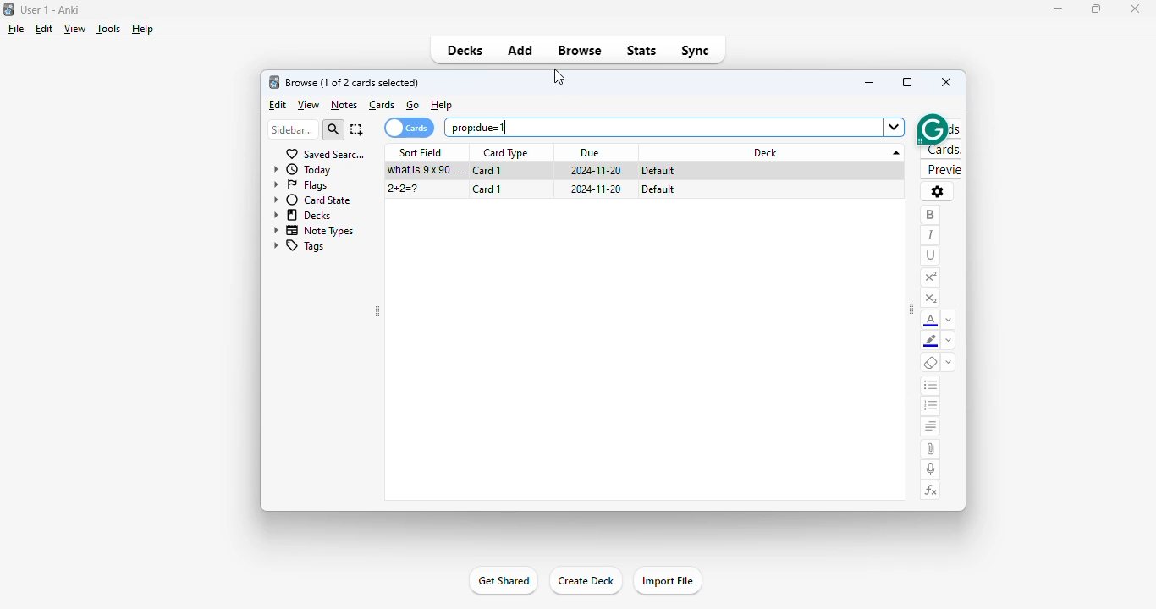  Describe the element at coordinates (293, 130) in the screenshot. I see `sidebar filter` at that location.